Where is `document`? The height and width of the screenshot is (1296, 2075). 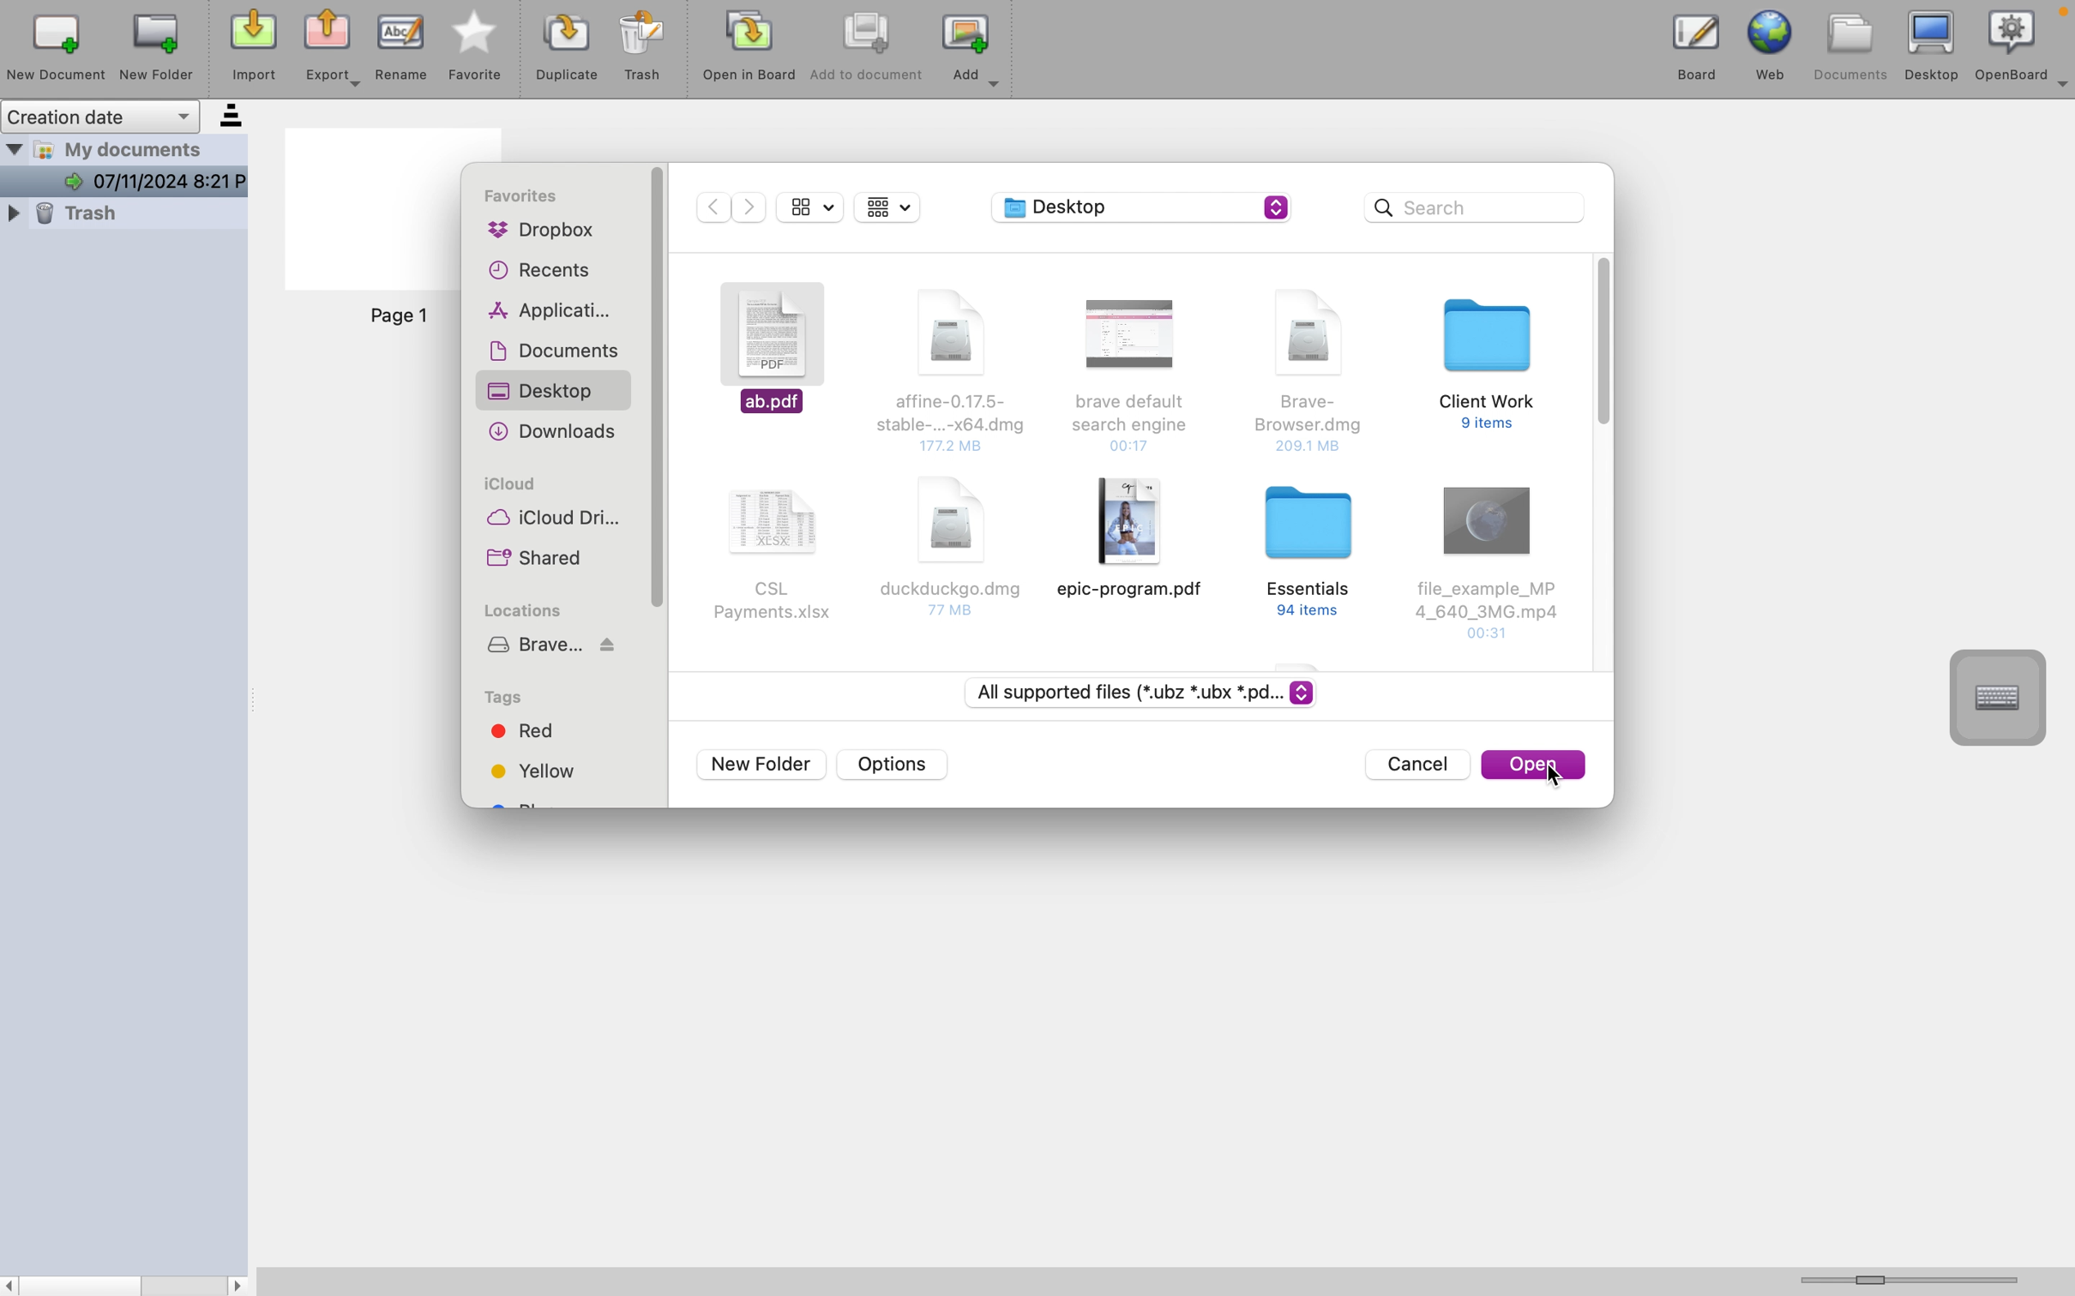
document is located at coordinates (1493, 366).